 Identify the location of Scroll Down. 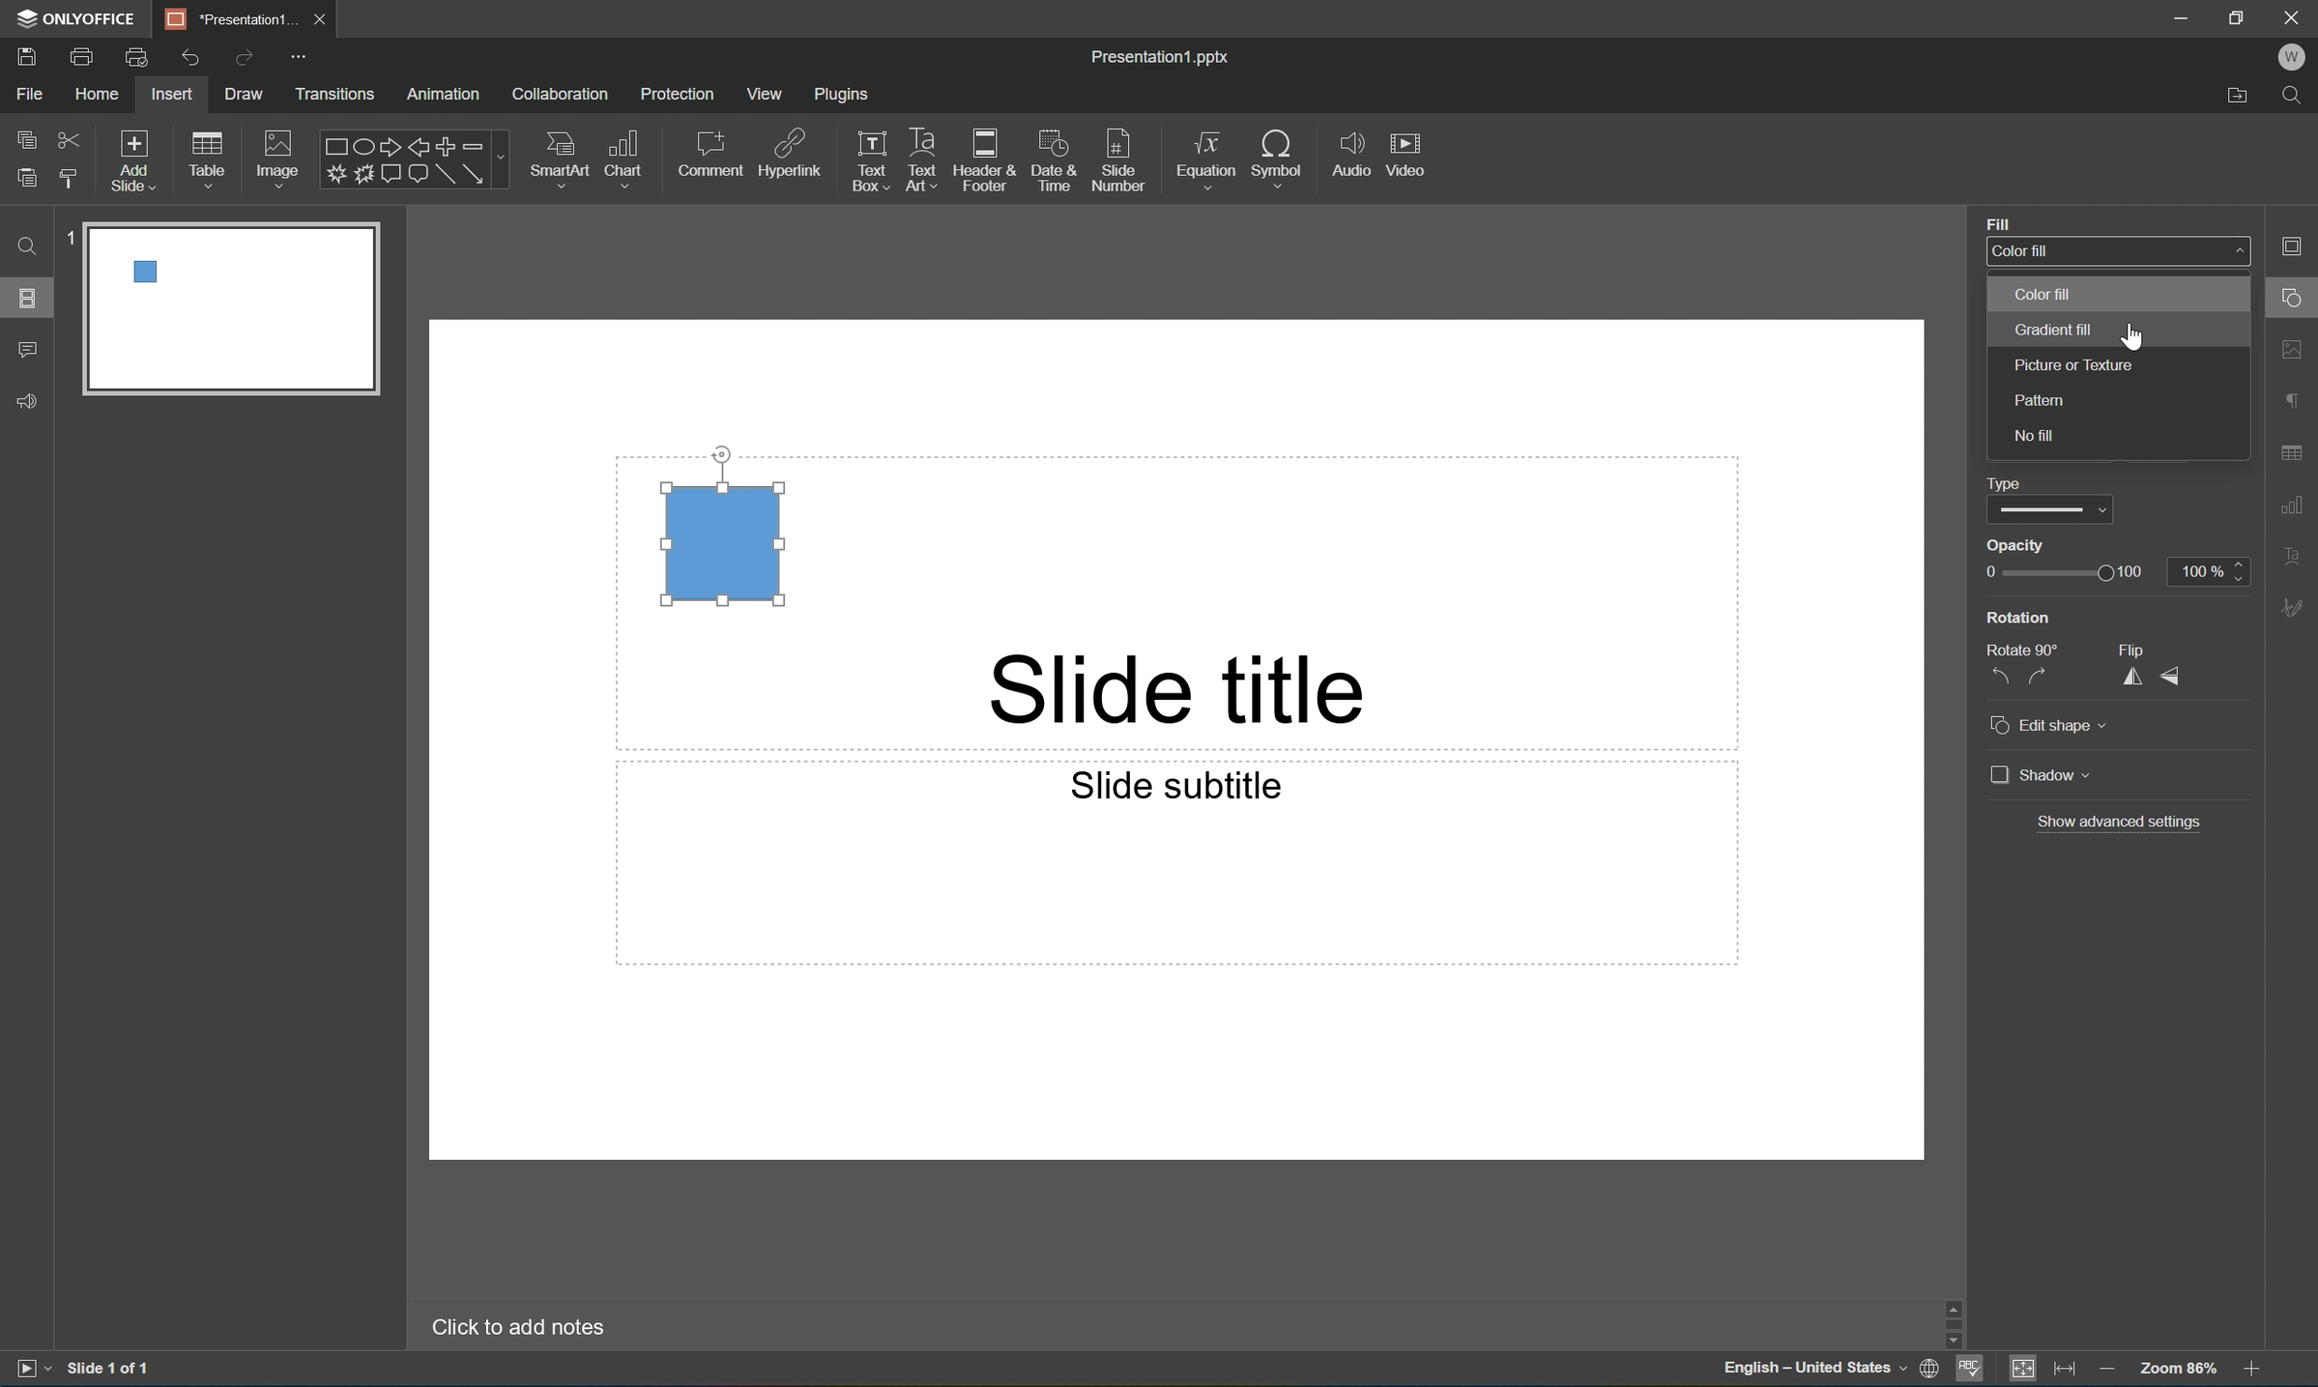
(2253, 1341).